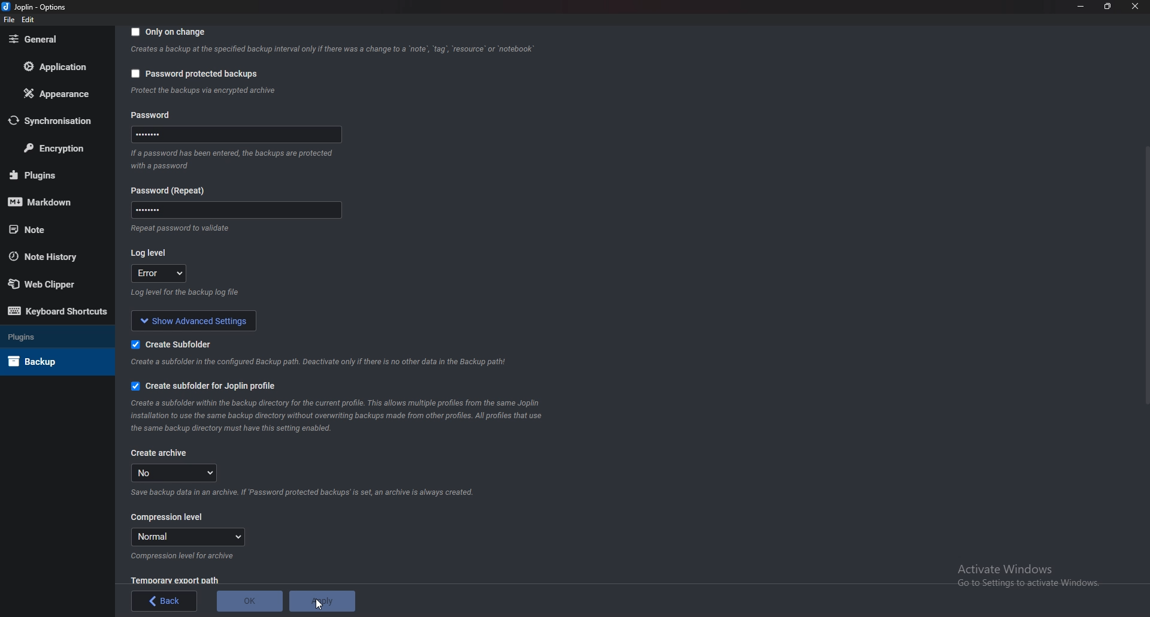 This screenshot has width=1150, height=617. Describe the element at coordinates (203, 91) in the screenshot. I see `info` at that location.